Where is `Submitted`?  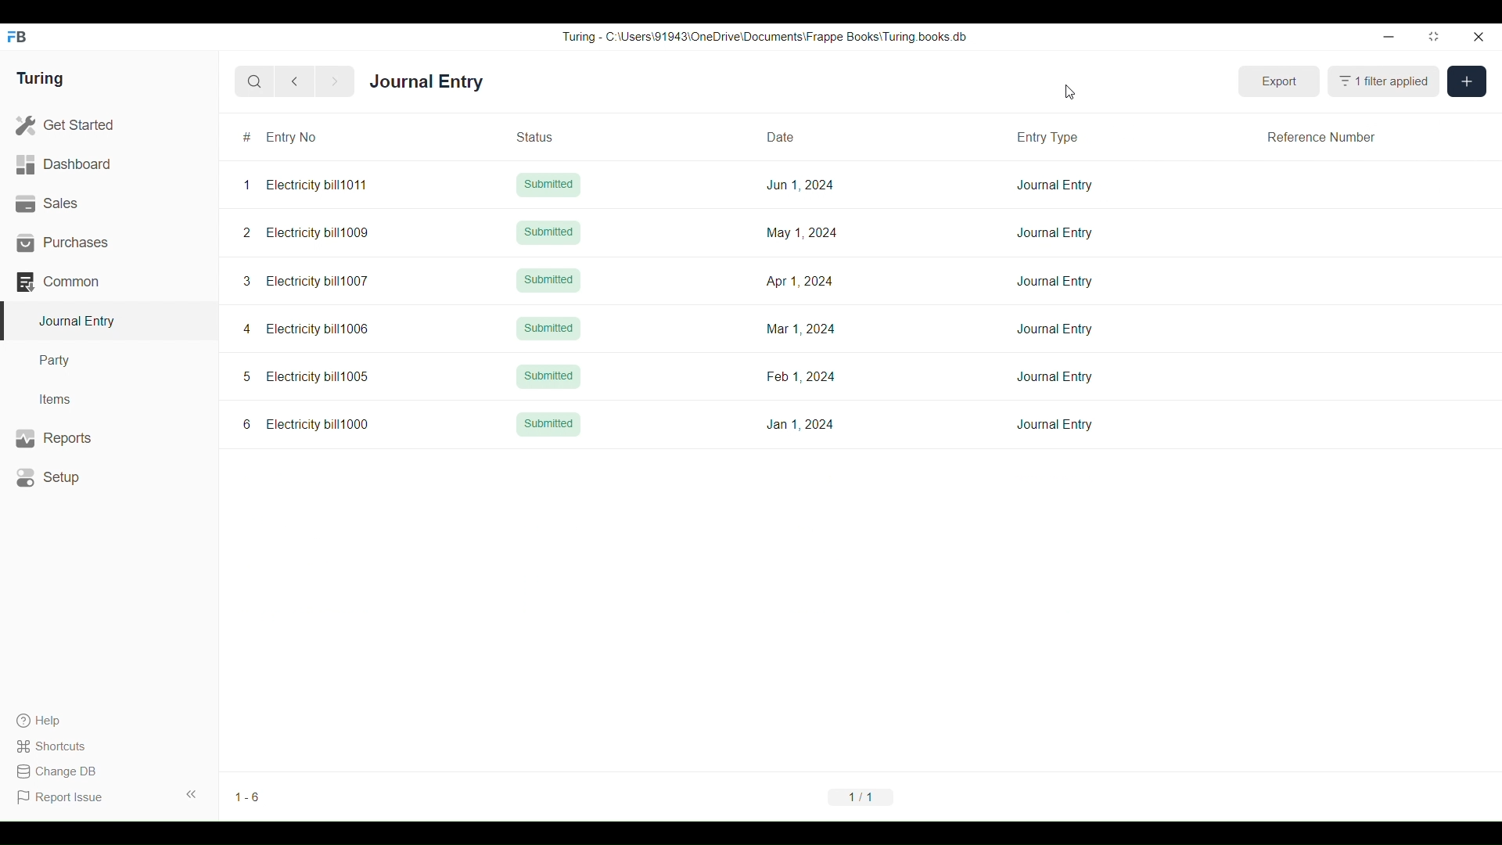
Submitted is located at coordinates (549, 185).